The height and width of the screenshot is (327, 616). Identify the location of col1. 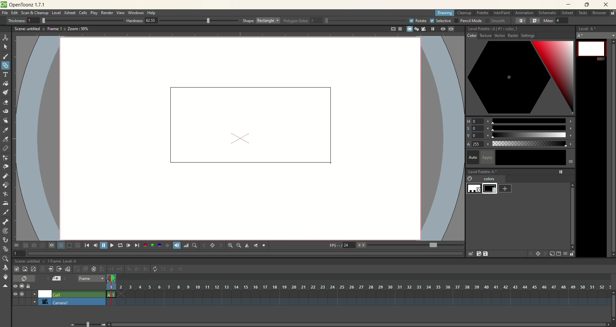
(78, 293).